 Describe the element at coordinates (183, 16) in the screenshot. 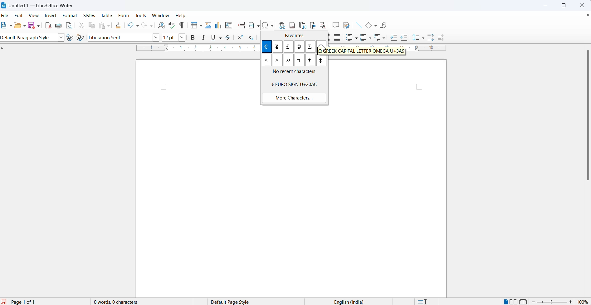

I see `help` at that location.